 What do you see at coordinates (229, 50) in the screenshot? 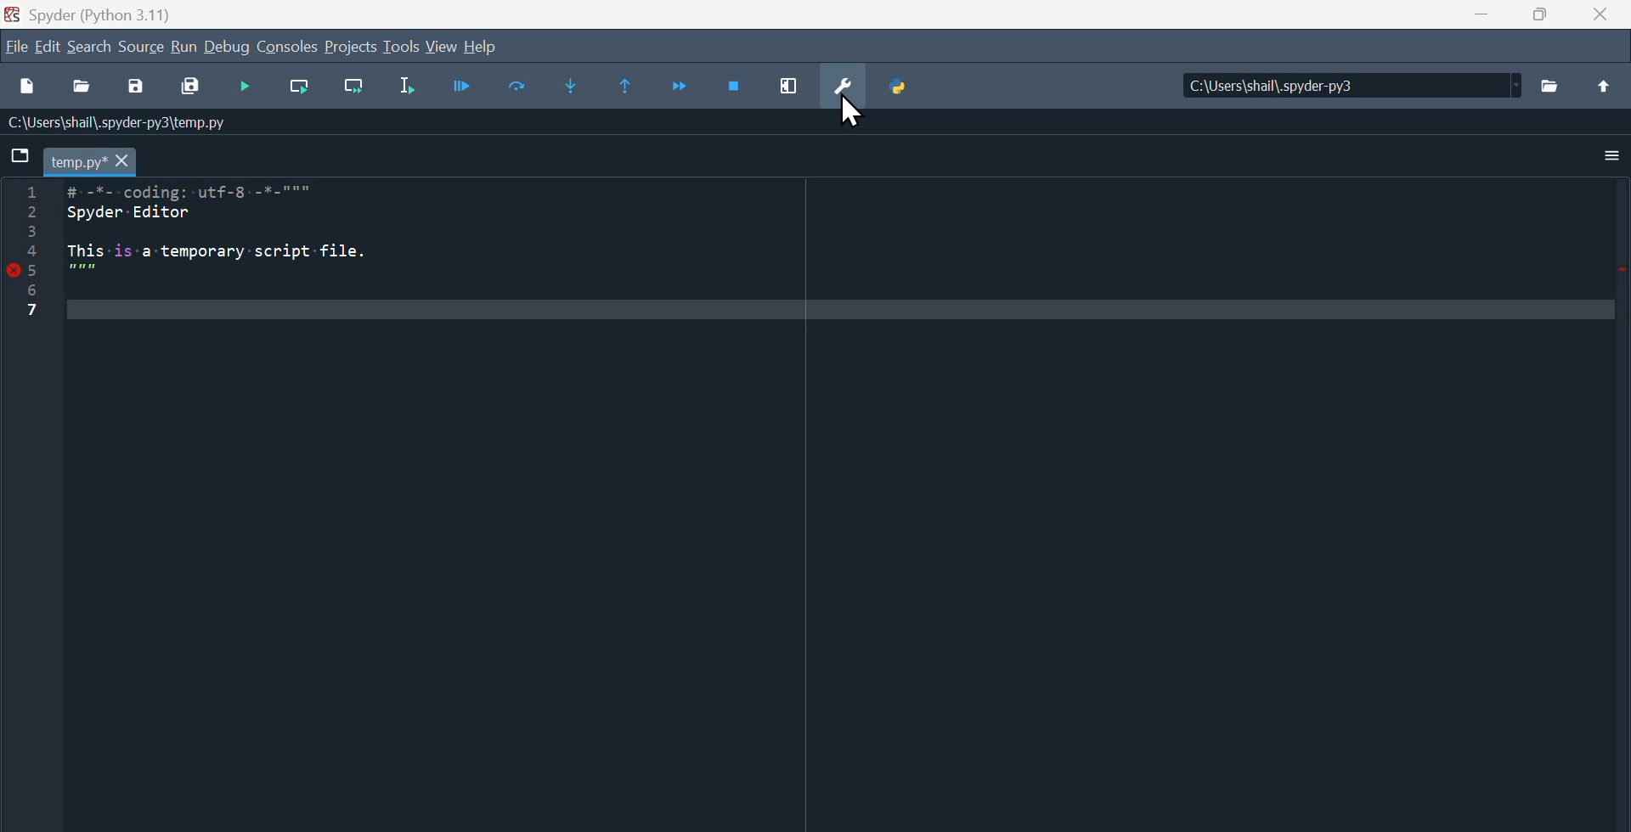
I see `Debug` at bounding box center [229, 50].